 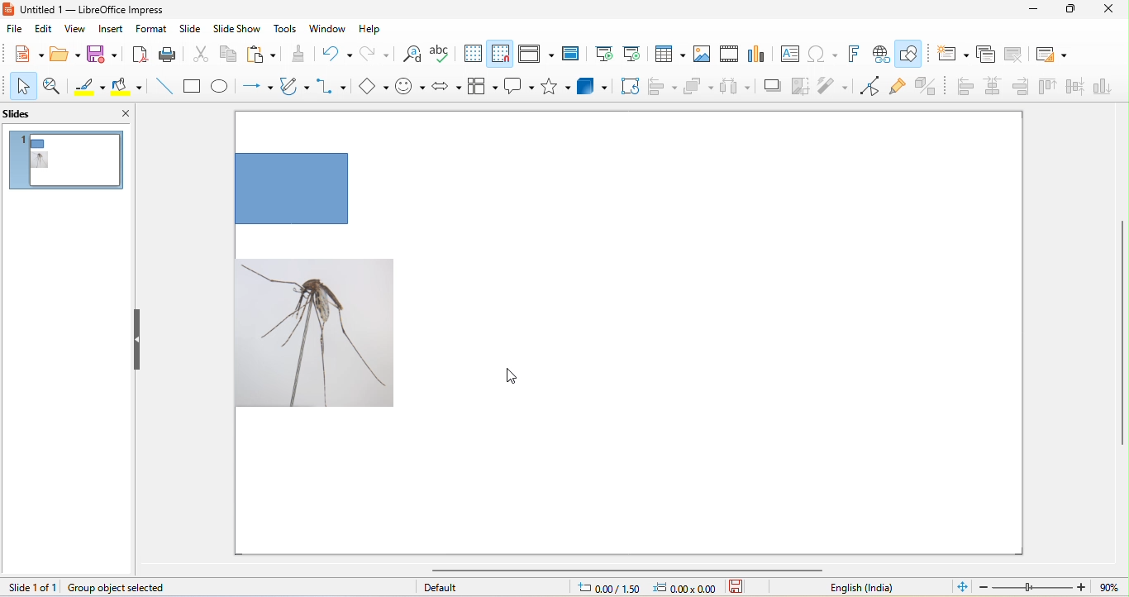 I want to click on connectors, so click(x=332, y=88).